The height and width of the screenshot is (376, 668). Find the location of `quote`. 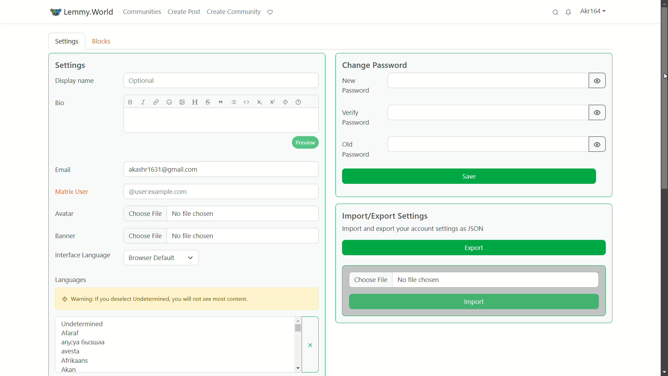

quote is located at coordinates (220, 102).